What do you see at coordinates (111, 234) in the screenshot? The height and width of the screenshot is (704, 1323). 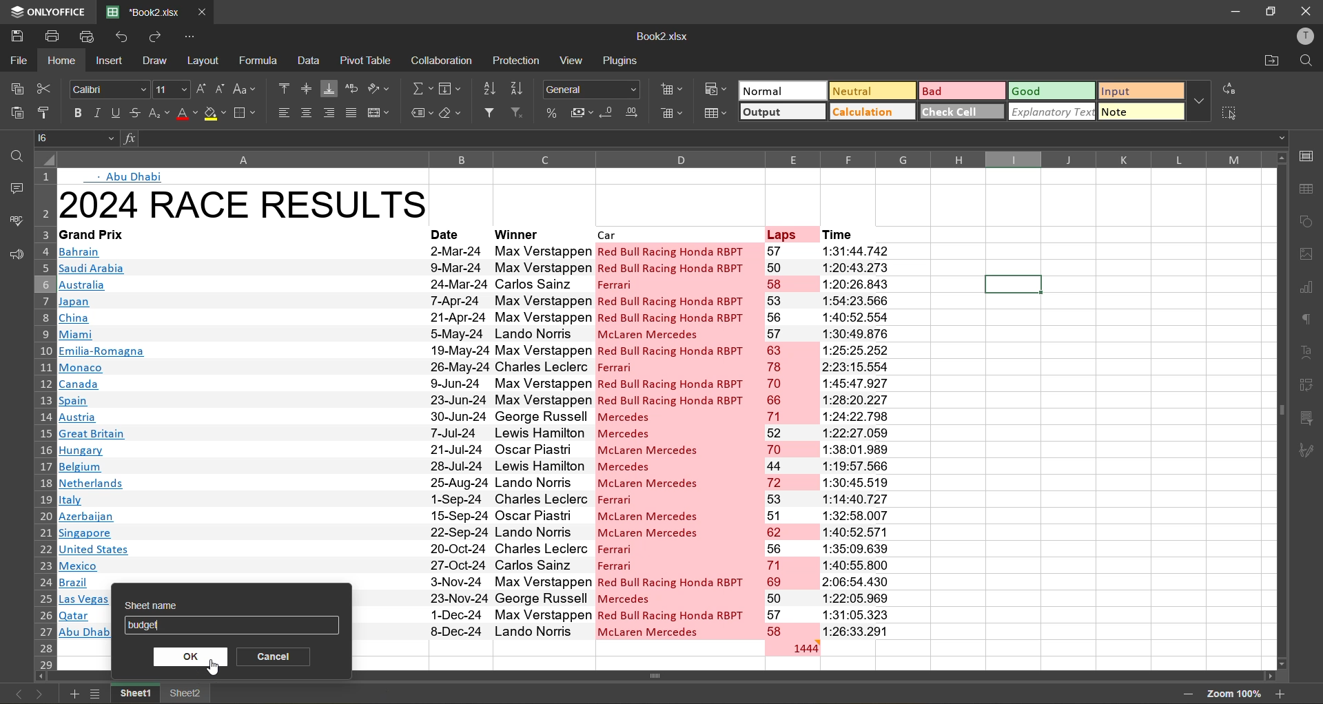 I see `grand prix` at bounding box center [111, 234].